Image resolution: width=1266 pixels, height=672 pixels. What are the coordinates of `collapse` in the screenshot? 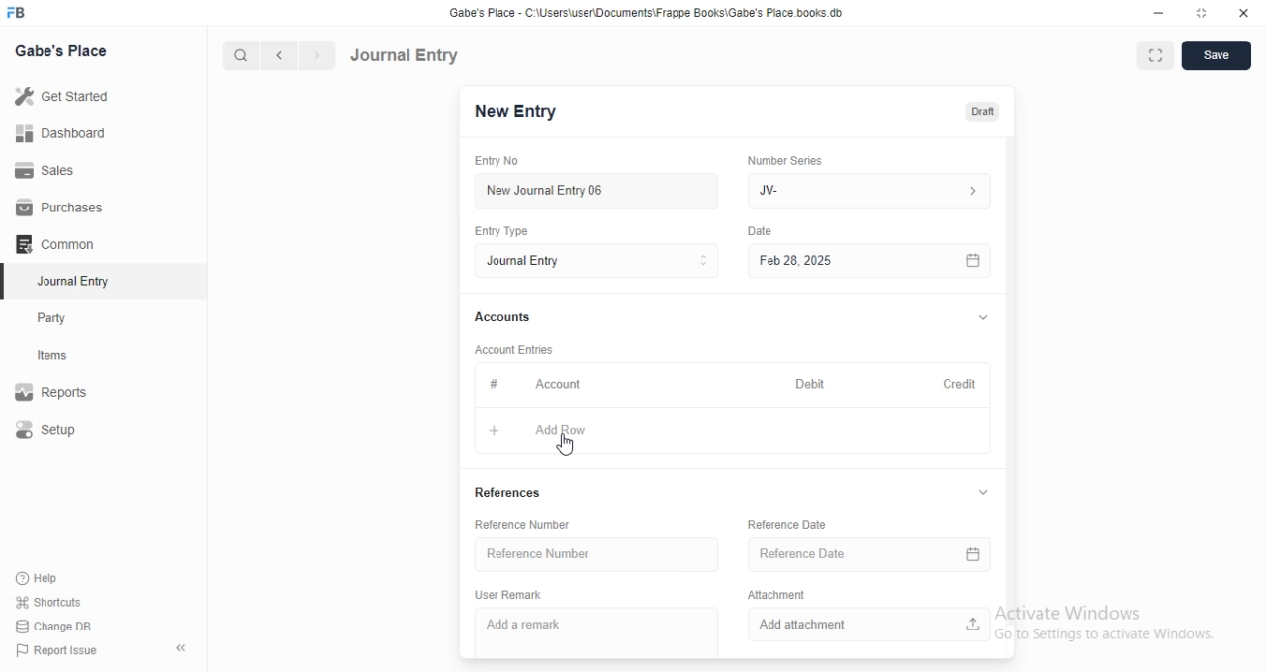 It's located at (984, 492).